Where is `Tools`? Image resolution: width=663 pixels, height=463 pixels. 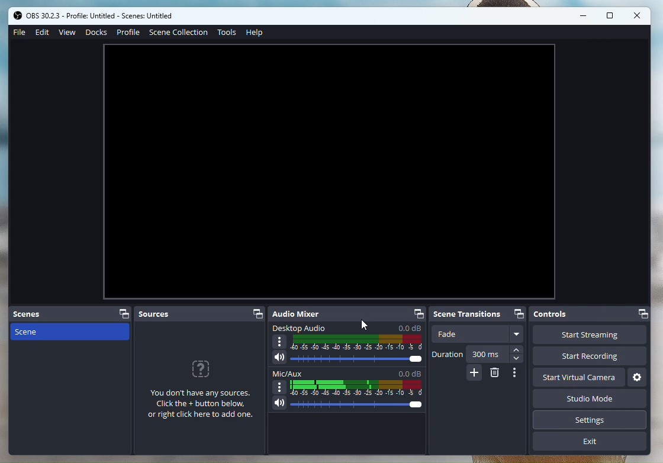 Tools is located at coordinates (228, 33).